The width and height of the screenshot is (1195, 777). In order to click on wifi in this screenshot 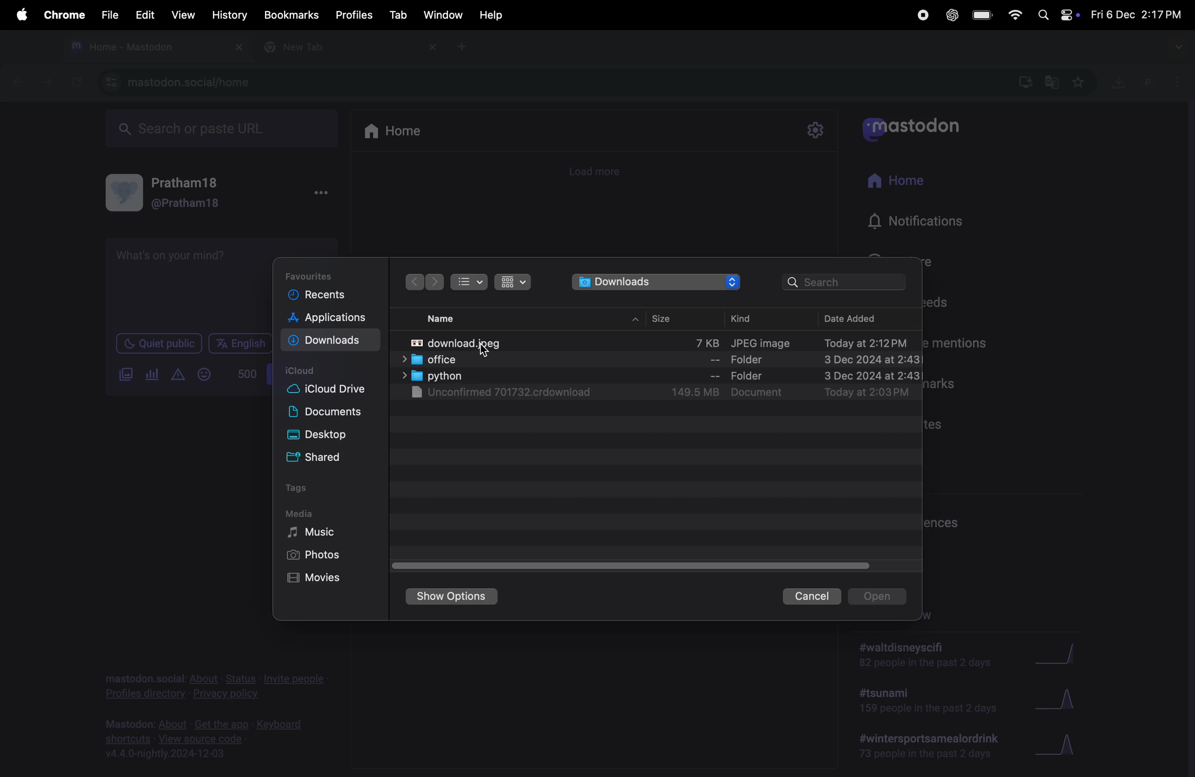, I will do `click(1014, 14)`.